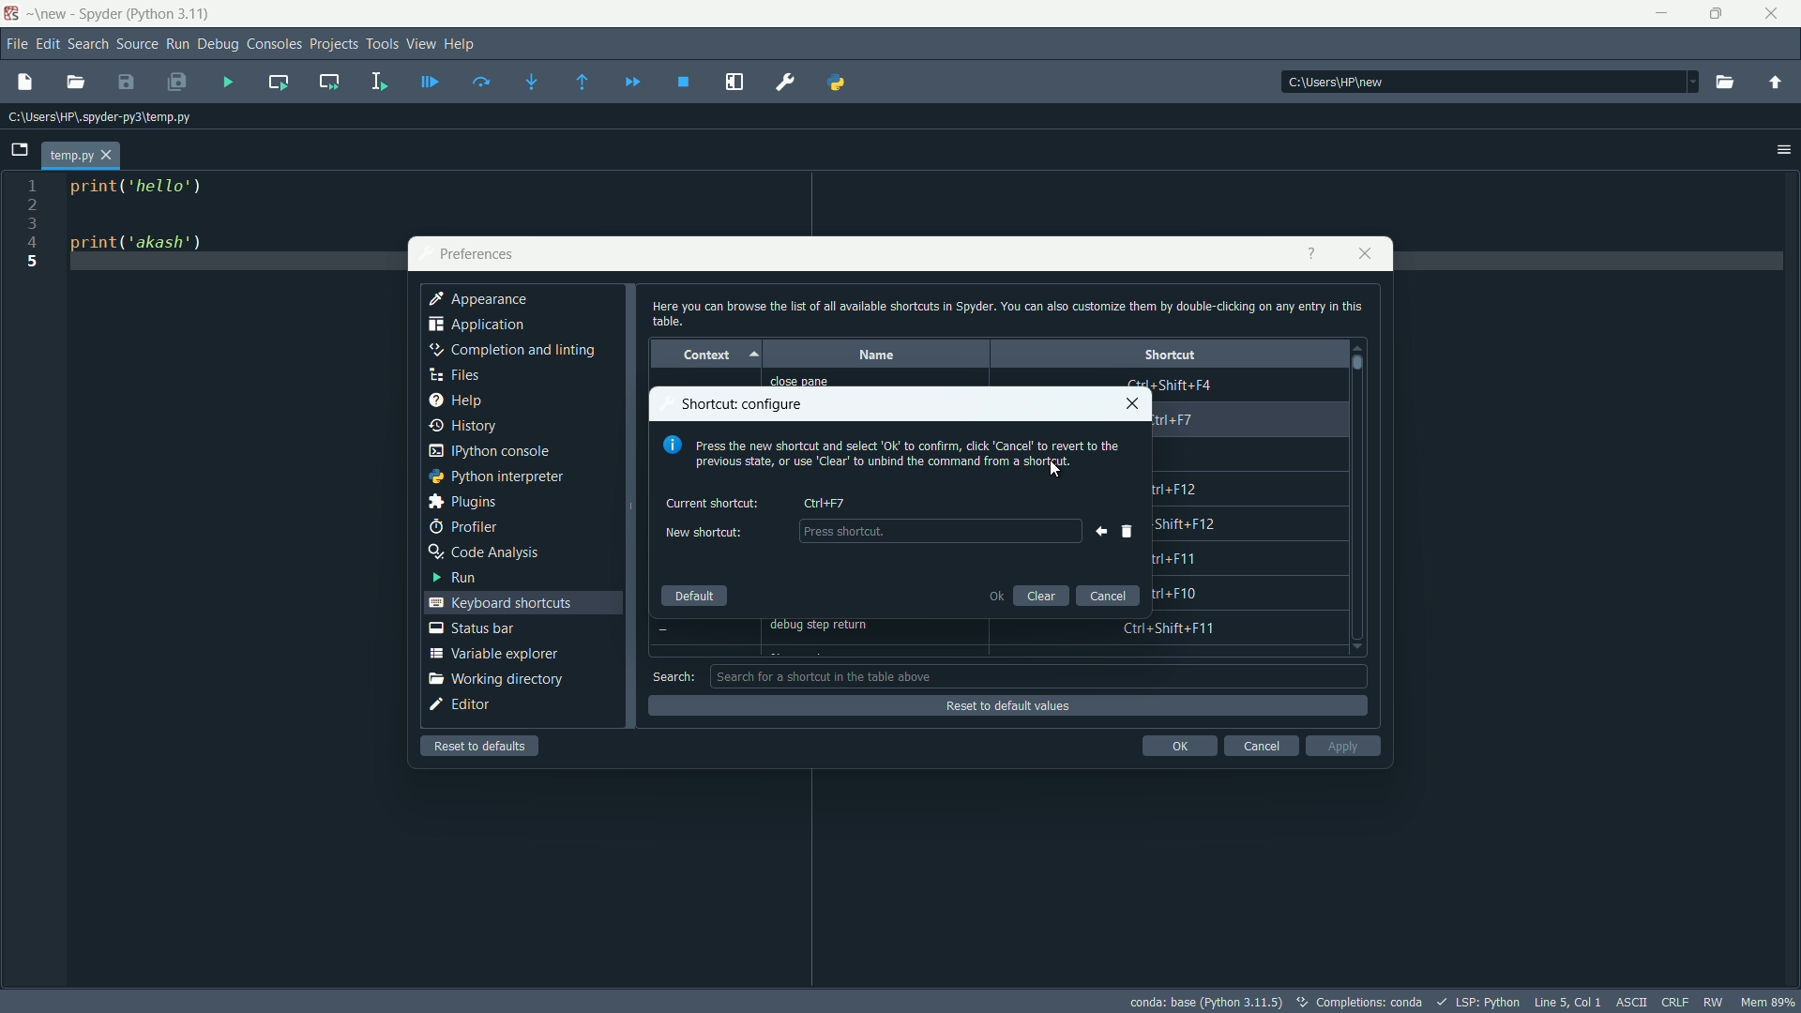 This screenshot has height=1013, width=1801. What do you see at coordinates (48, 44) in the screenshot?
I see `edit menu` at bounding box center [48, 44].